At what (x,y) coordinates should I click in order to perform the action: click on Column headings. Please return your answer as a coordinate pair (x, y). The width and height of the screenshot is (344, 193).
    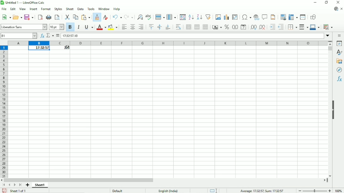
    Looking at the image, I should click on (168, 43).